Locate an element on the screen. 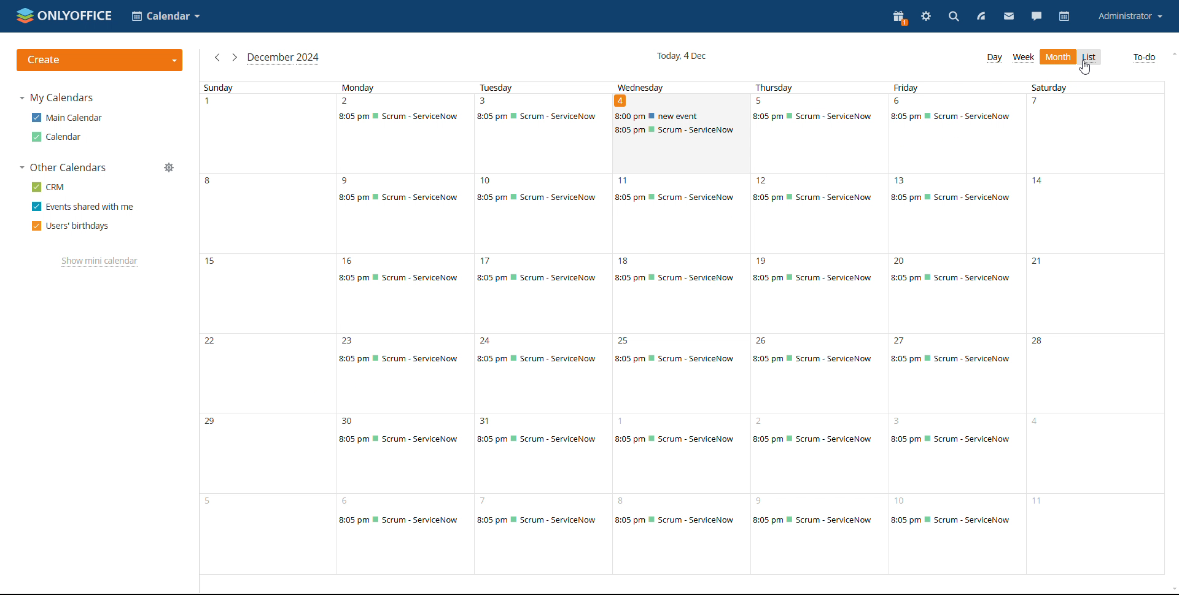 Image resolution: width=1179 pixels, height=595 pixels. my calendars is located at coordinates (57, 98).